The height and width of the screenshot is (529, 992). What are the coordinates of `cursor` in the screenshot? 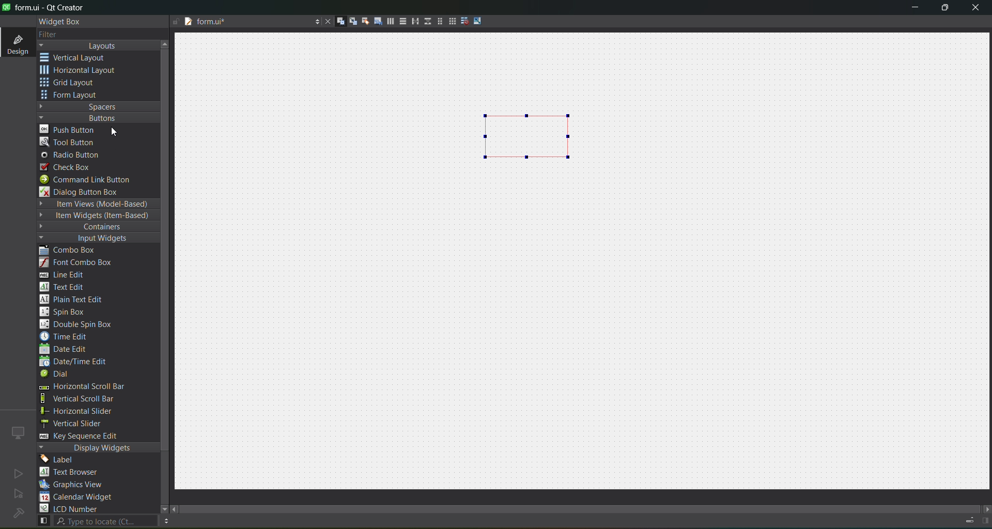 It's located at (119, 132).